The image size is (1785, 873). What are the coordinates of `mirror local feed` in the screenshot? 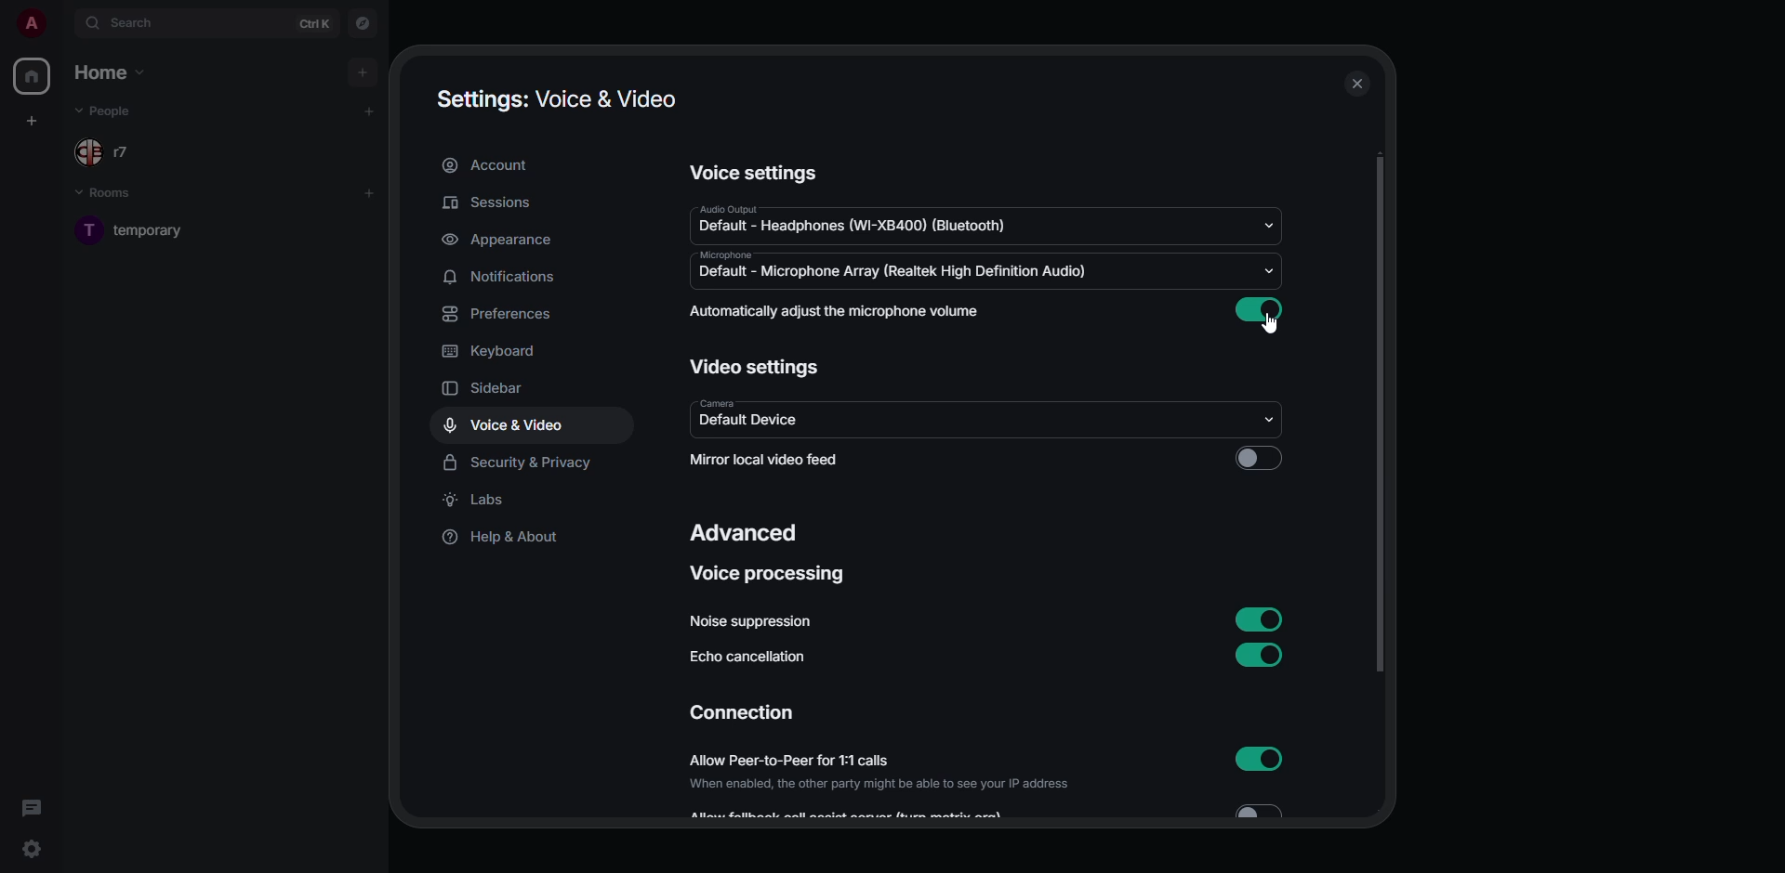 It's located at (764, 457).